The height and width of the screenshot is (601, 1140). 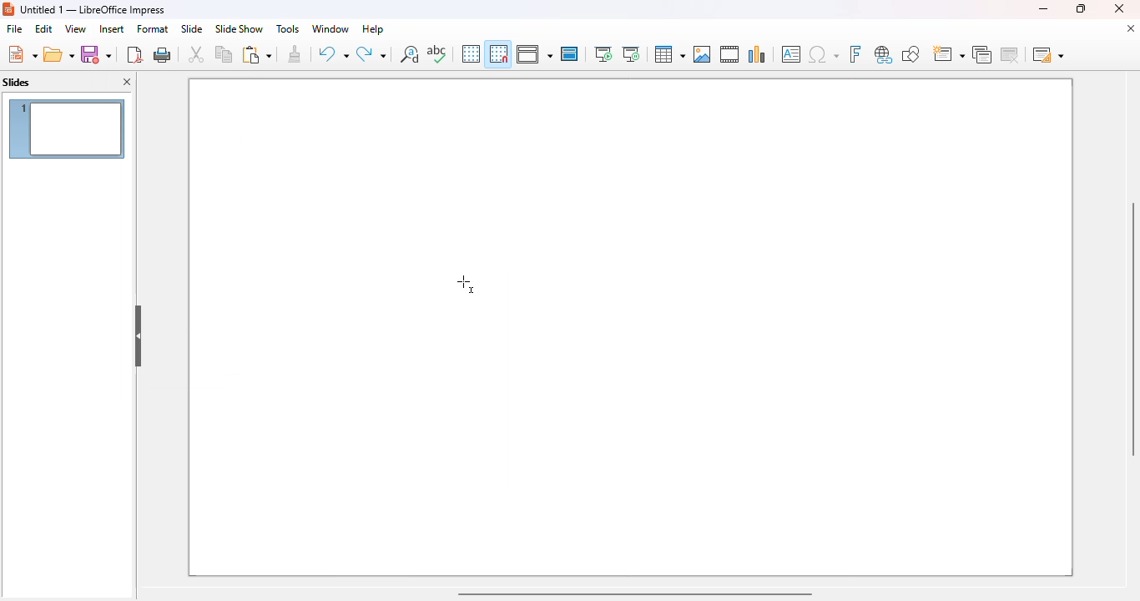 I want to click on vertical scroll bar, so click(x=1130, y=329).